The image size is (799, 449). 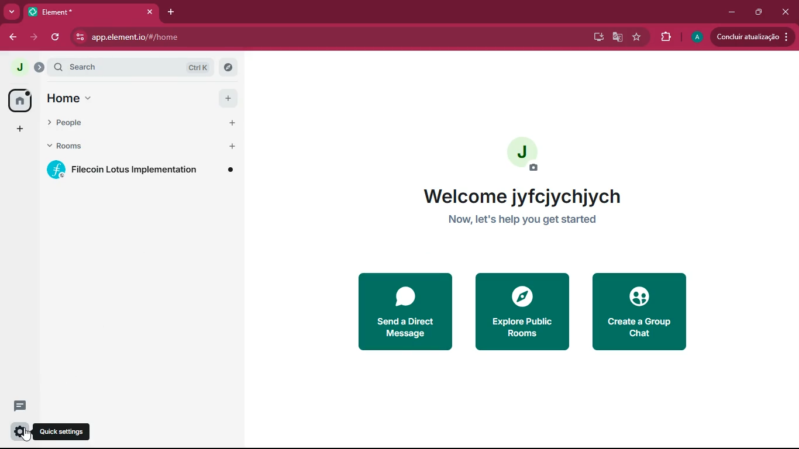 I want to click on desktop, so click(x=595, y=37).